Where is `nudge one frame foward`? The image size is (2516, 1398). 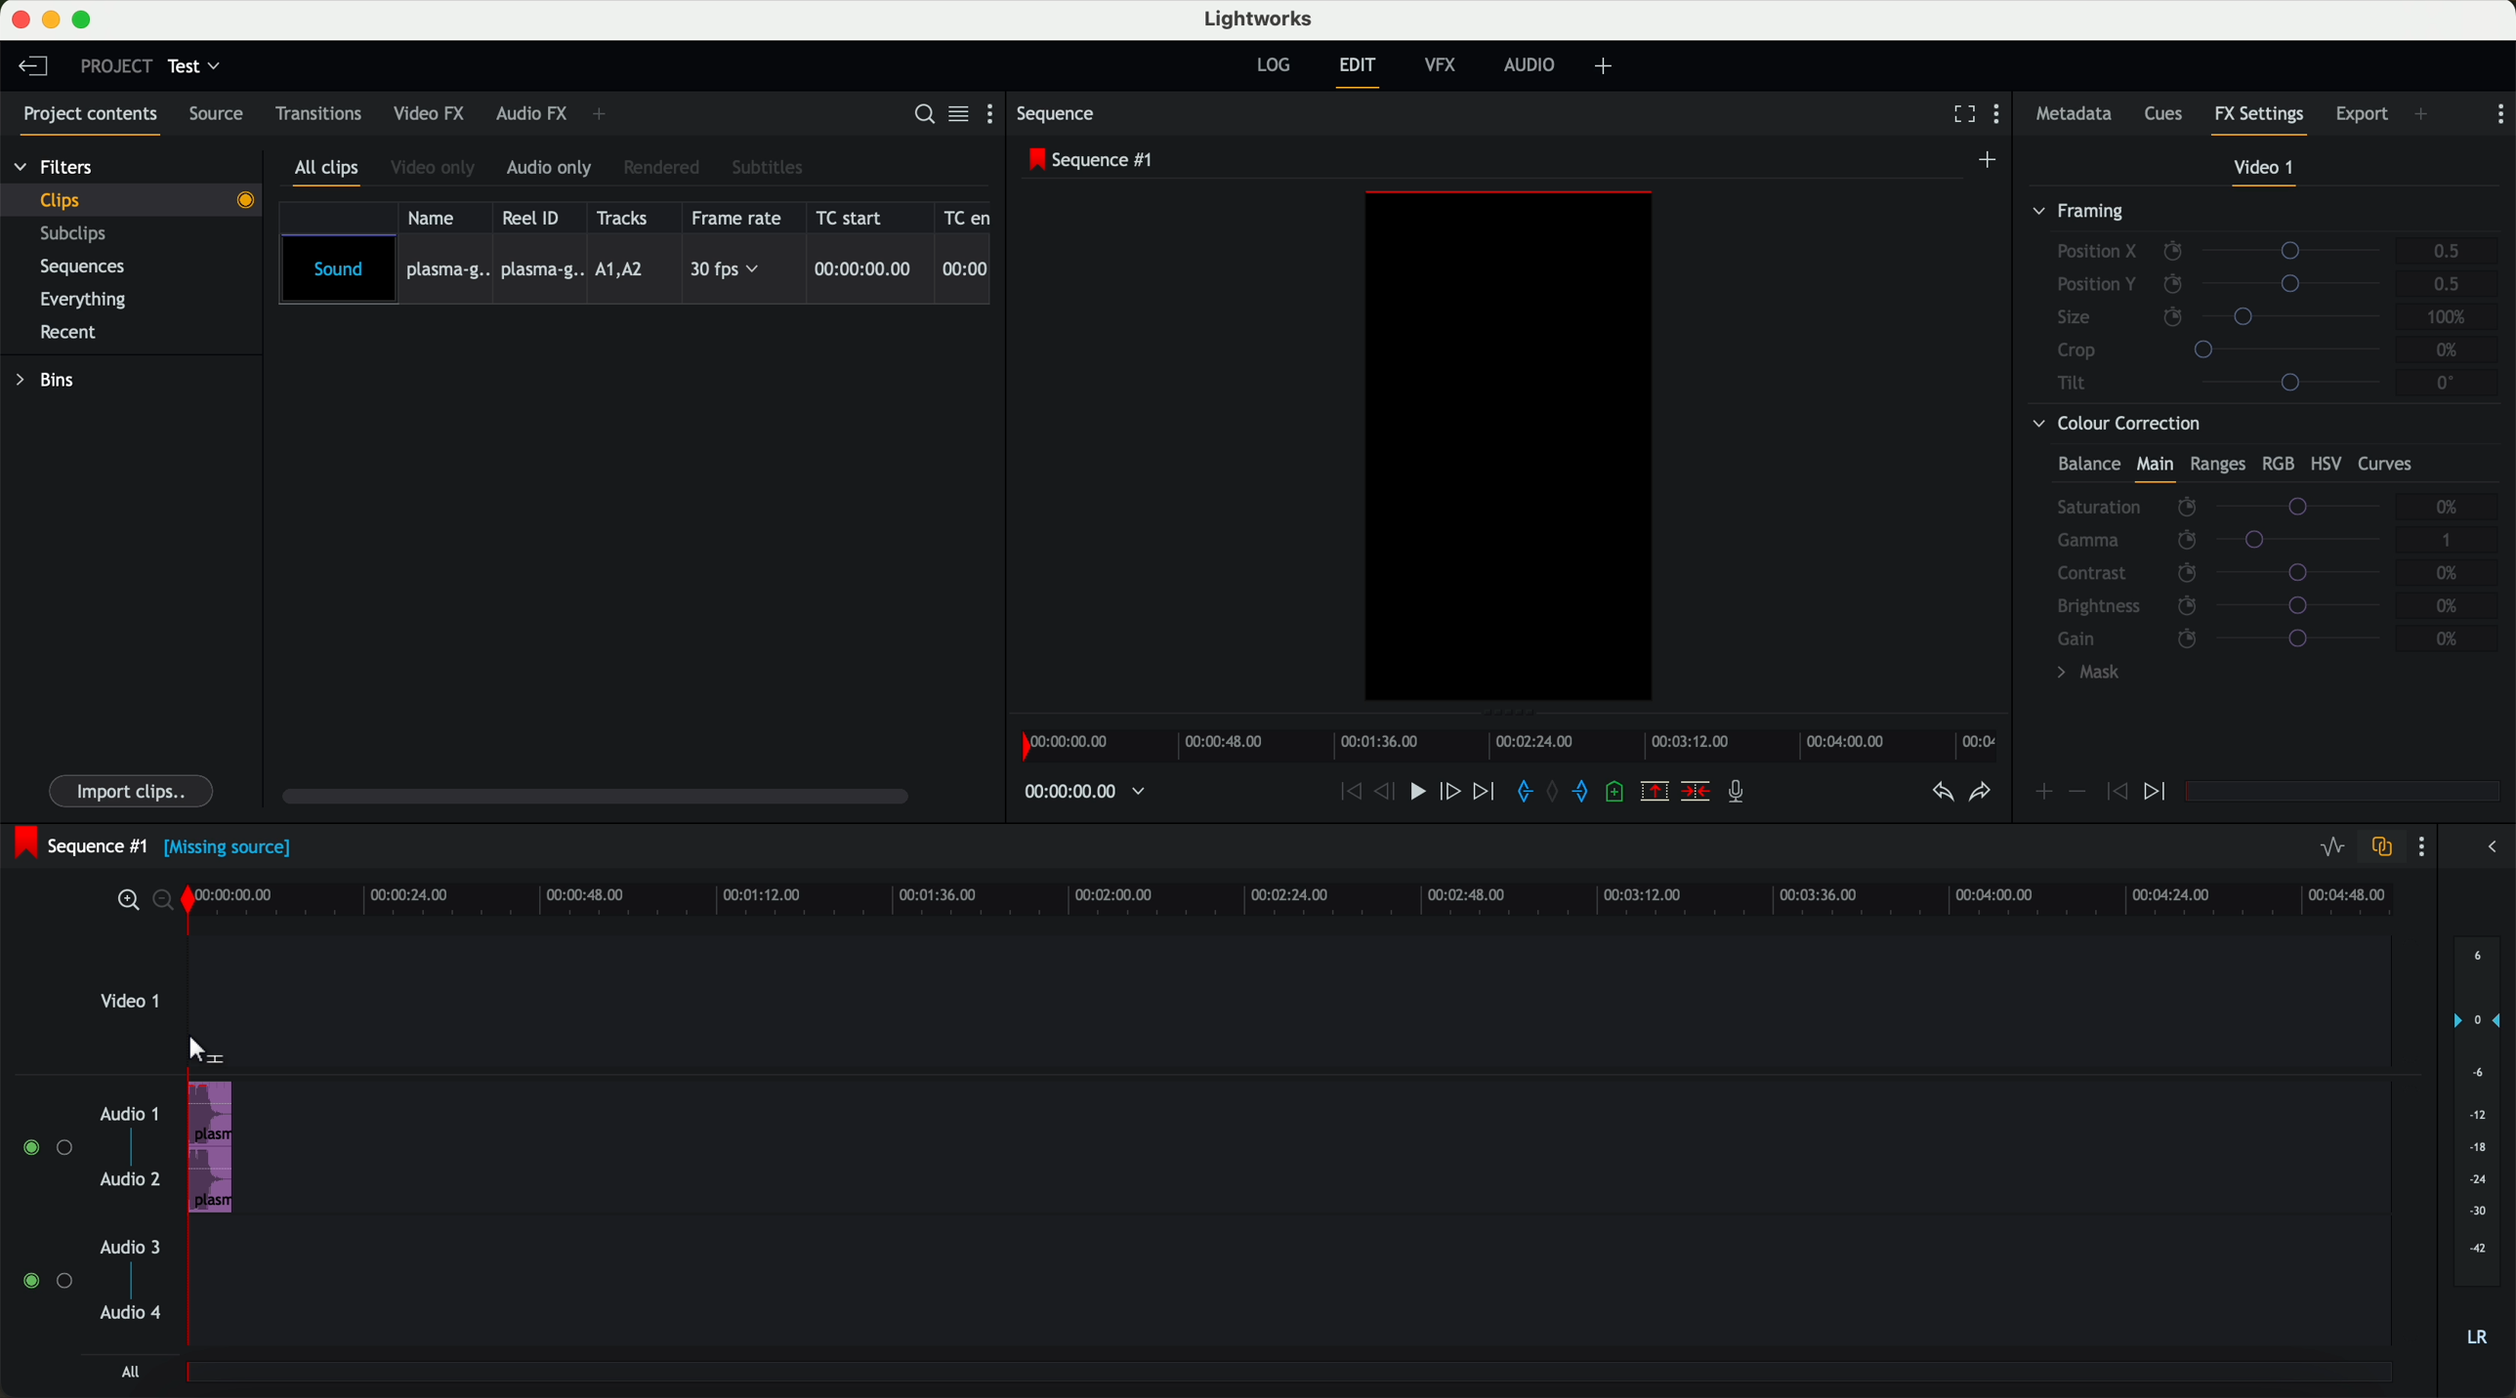
nudge one frame foward is located at coordinates (1453, 791).